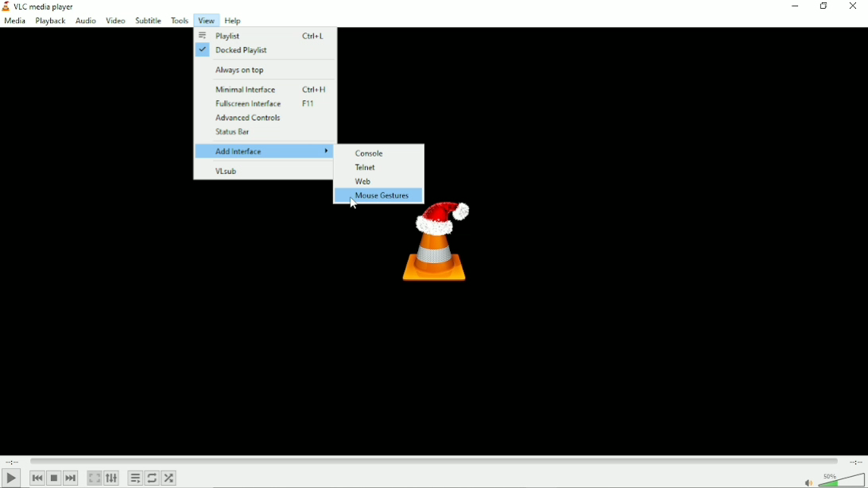 The image size is (868, 488). What do you see at coordinates (55, 478) in the screenshot?
I see `Stop playback` at bounding box center [55, 478].